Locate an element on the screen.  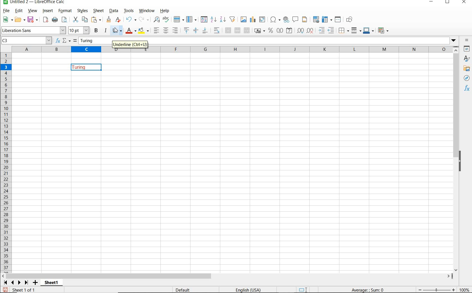
BORDER COLOR is located at coordinates (368, 30).